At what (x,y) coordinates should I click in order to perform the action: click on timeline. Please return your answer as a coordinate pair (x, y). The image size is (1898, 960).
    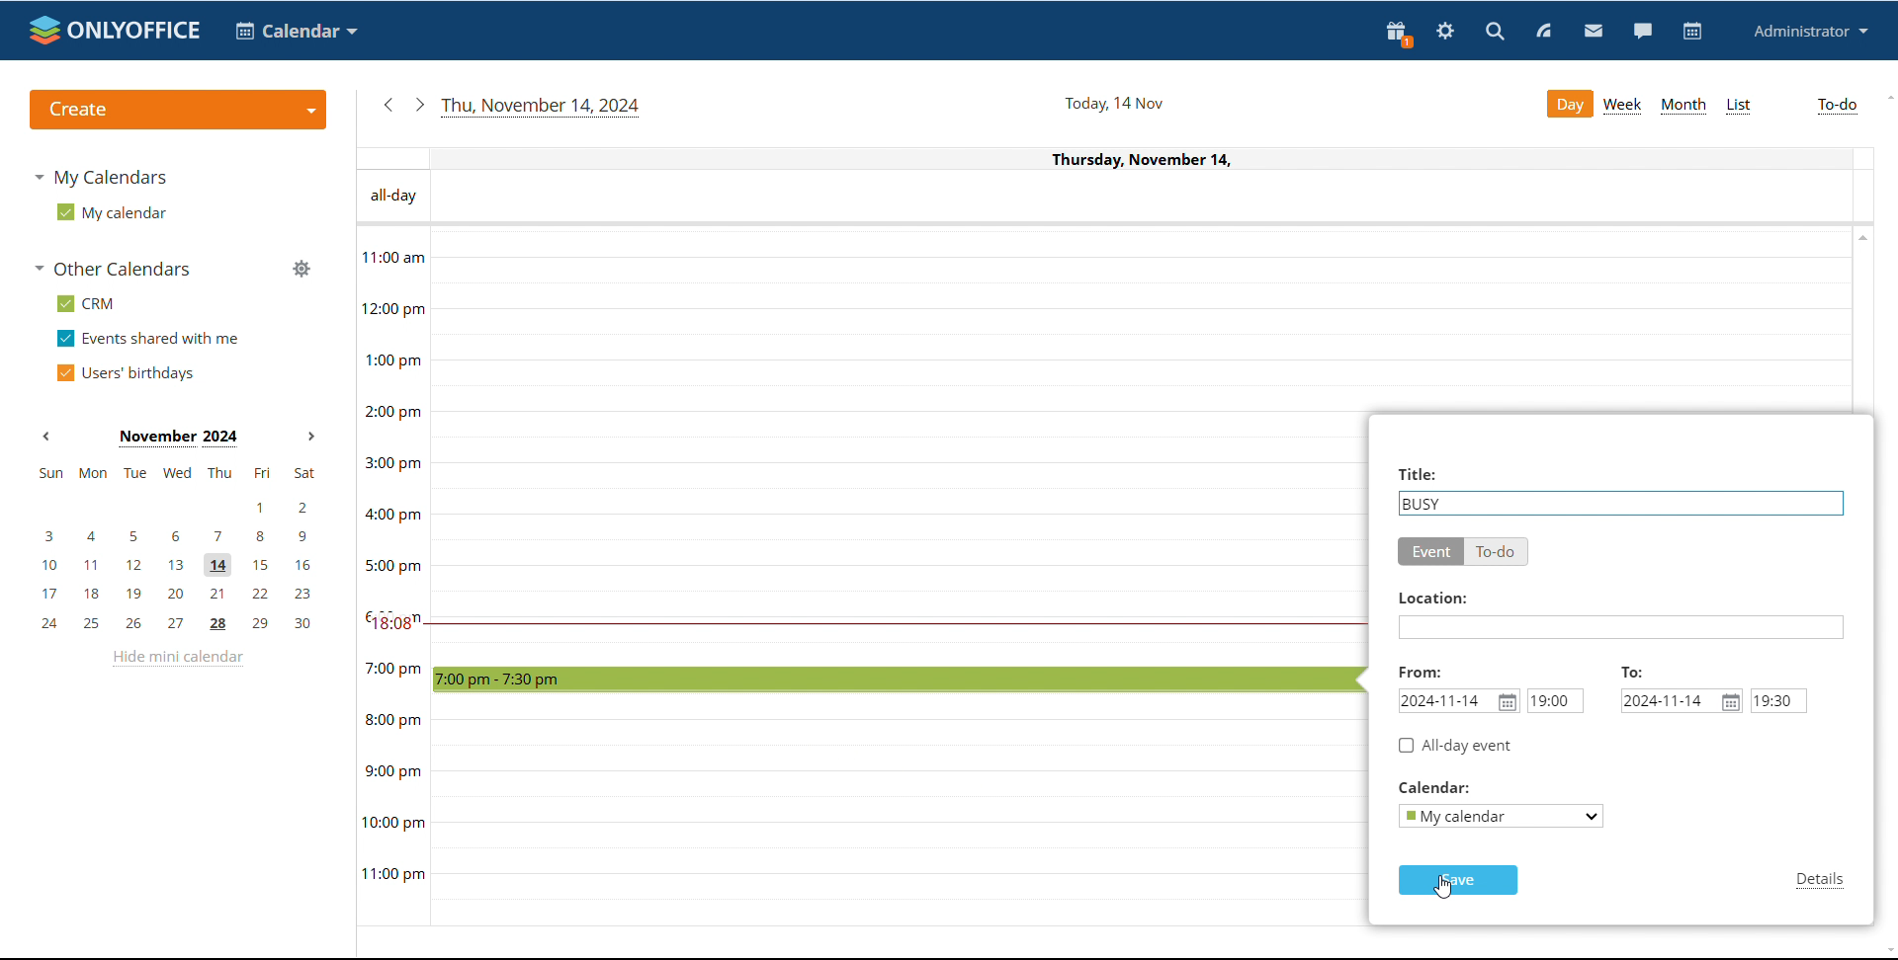
    Looking at the image, I should click on (394, 576).